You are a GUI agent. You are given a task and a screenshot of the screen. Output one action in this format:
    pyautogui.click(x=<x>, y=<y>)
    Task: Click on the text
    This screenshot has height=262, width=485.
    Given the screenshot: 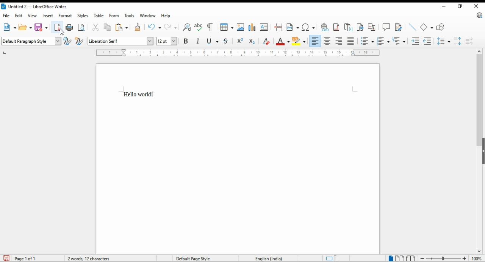 What is the action you would take?
    pyautogui.click(x=141, y=92)
    